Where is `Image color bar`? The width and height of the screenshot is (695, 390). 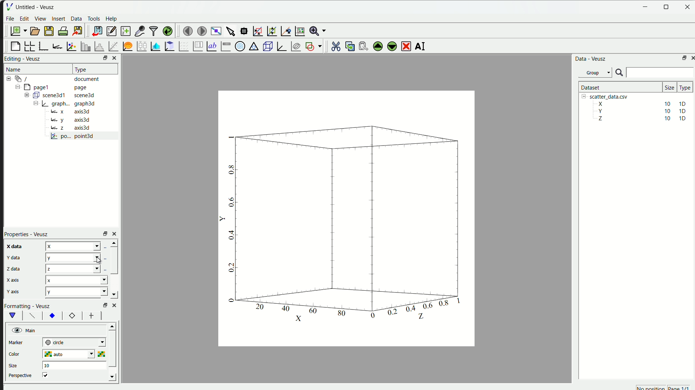 Image color bar is located at coordinates (226, 46).